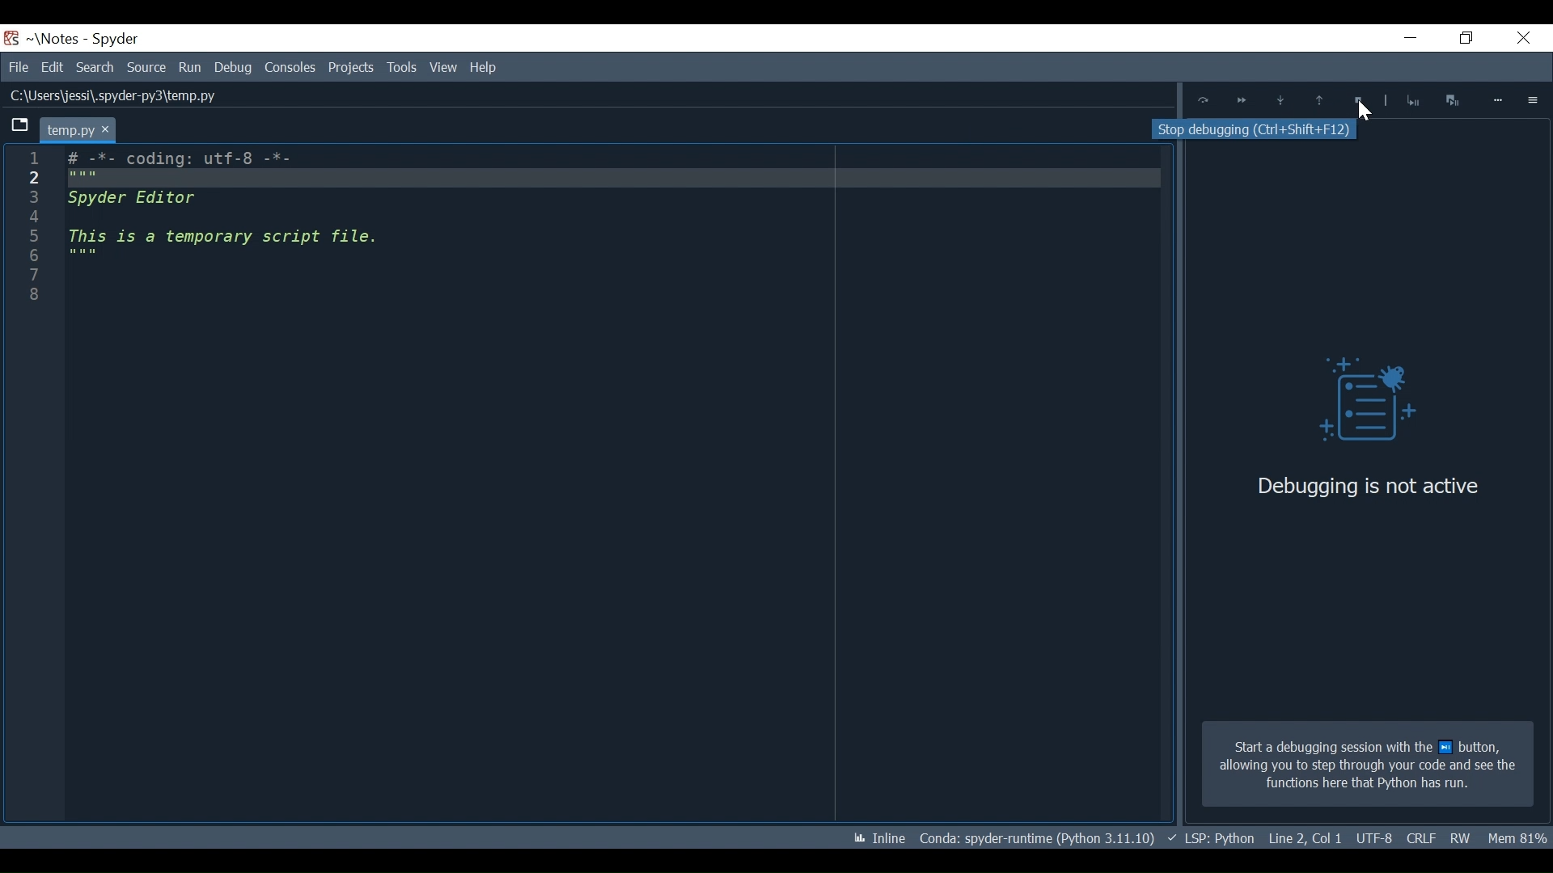 This screenshot has height=873, width=1553. I want to click on Spyder Desktop Icon, so click(11, 38).